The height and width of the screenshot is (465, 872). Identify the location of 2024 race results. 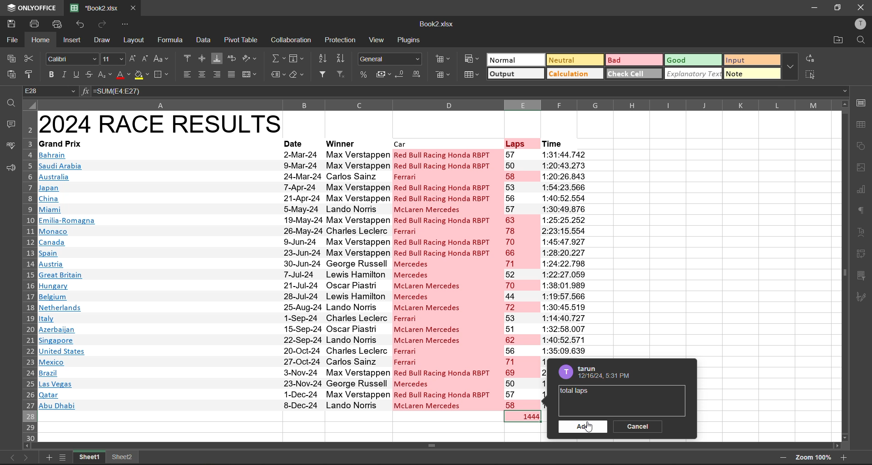
(162, 124).